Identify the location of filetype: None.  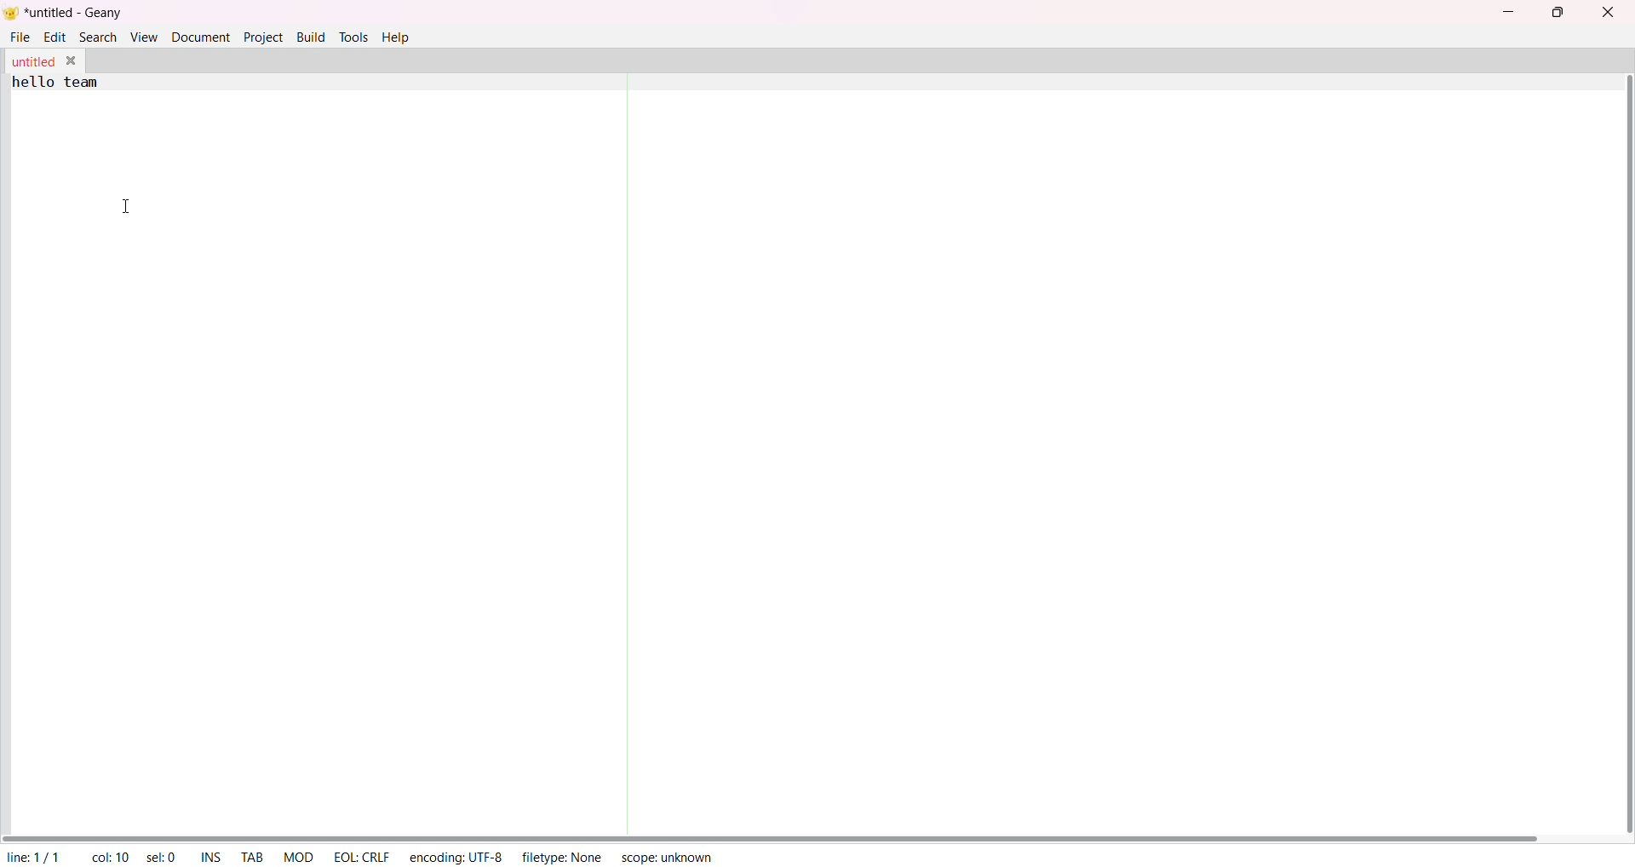
(559, 855).